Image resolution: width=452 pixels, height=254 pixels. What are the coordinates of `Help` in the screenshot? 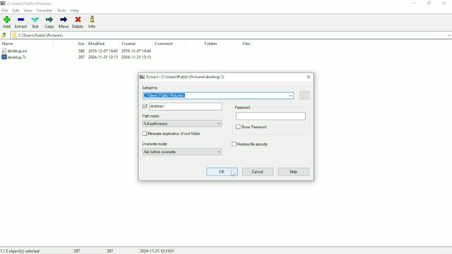 It's located at (75, 11).